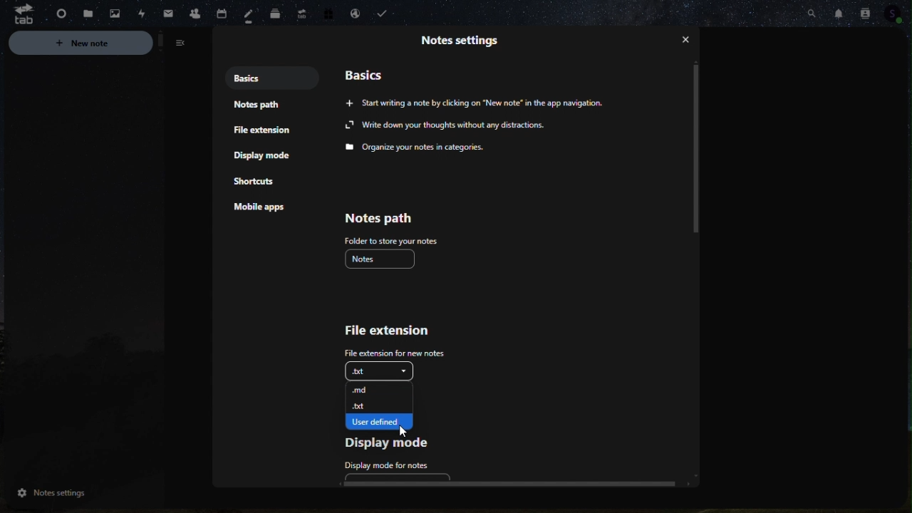 The width and height of the screenshot is (912, 513). Describe the element at coordinates (142, 12) in the screenshot. I see `Activity` at that location.